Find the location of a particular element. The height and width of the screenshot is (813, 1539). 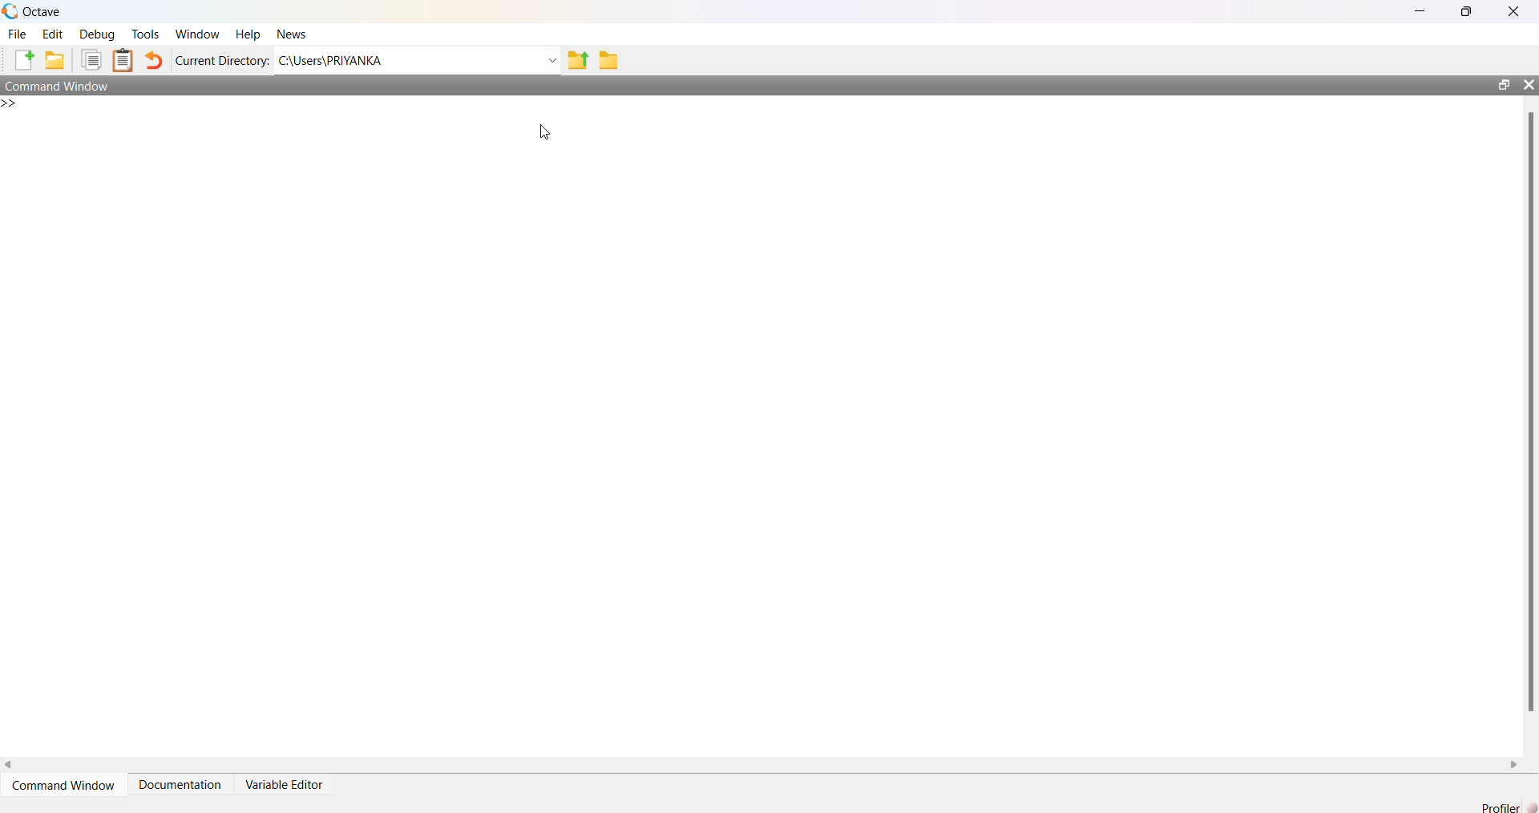

scroll bar is located at coordinates (1525, 414).